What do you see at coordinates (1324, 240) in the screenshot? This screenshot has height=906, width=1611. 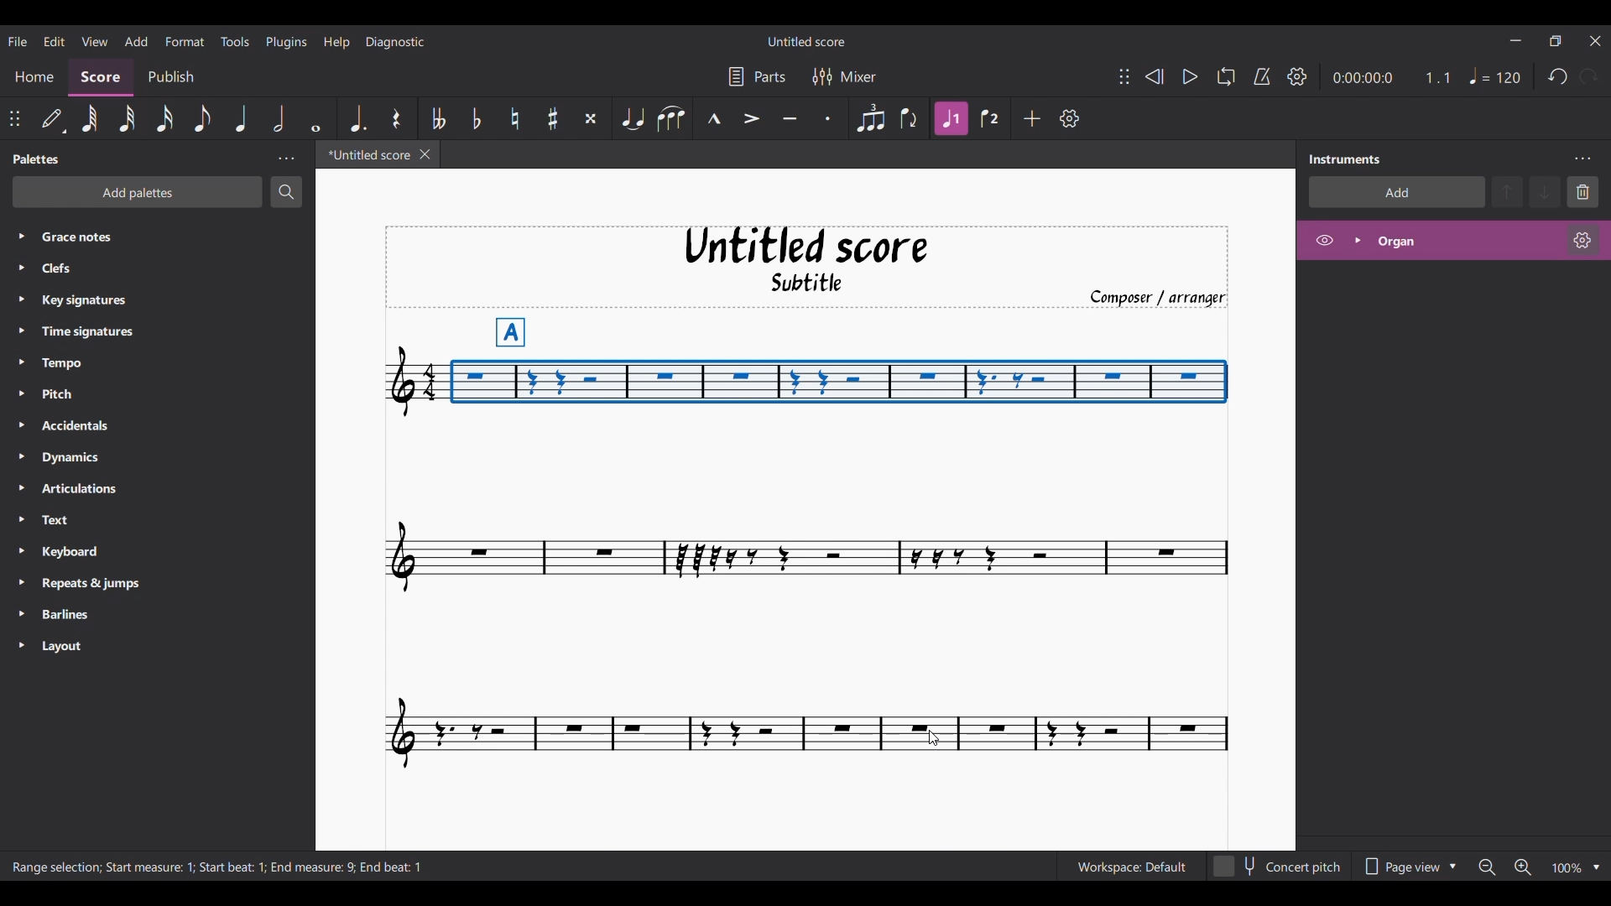 I see `Hide instrument` at bounding box center [1324, 240].